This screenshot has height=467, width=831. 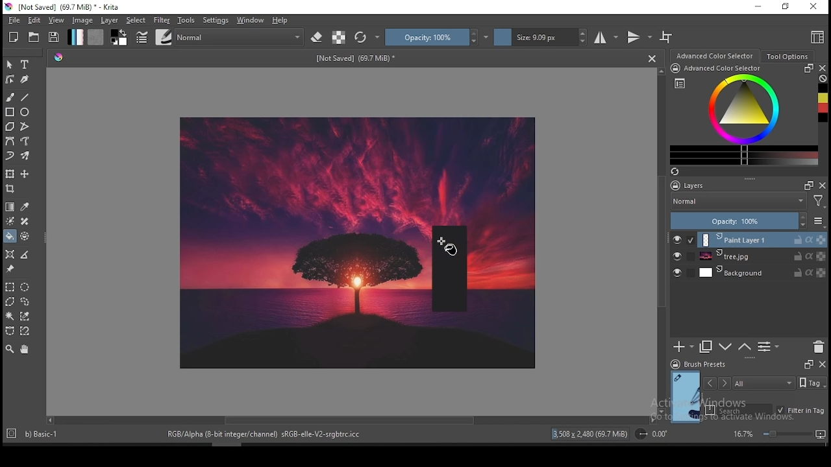 What do you see at coordinates (706, 348) in the screenshot?
I see `duplicate layer` at bounding box center [706, 348].